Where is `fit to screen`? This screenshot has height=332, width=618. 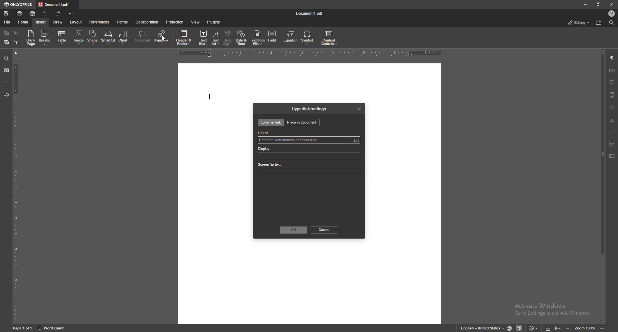
fit to screen is located at coordinates (548, 327).